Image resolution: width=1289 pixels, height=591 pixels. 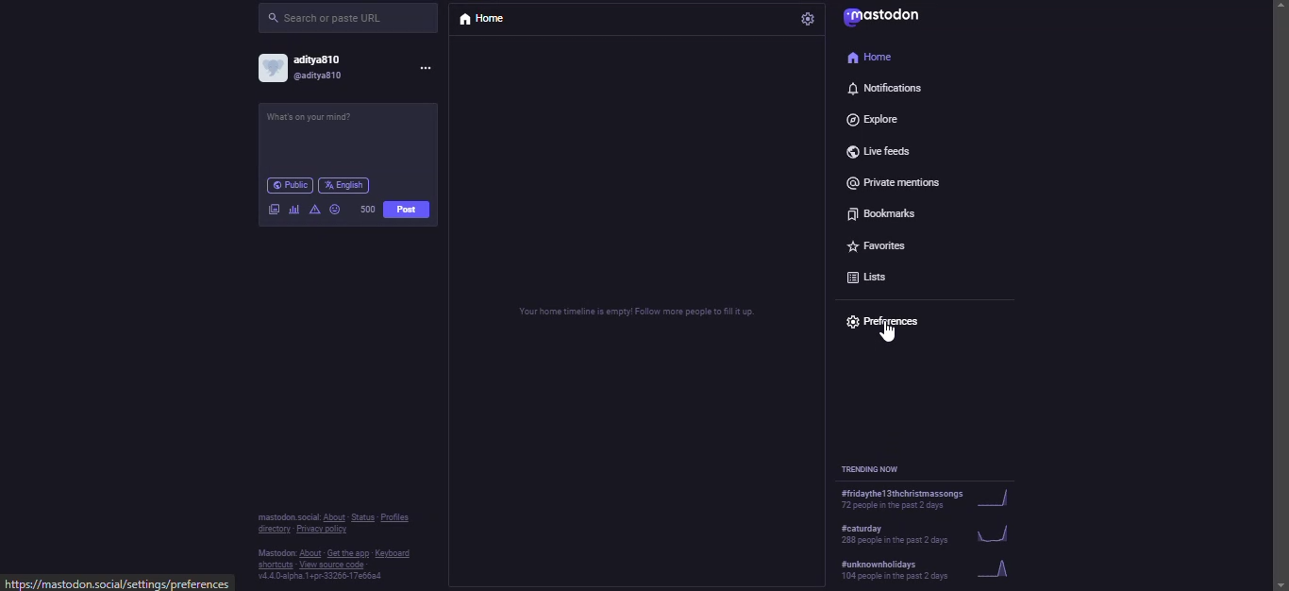 I want to click on mastodon.social, so click(x=289, y=517).